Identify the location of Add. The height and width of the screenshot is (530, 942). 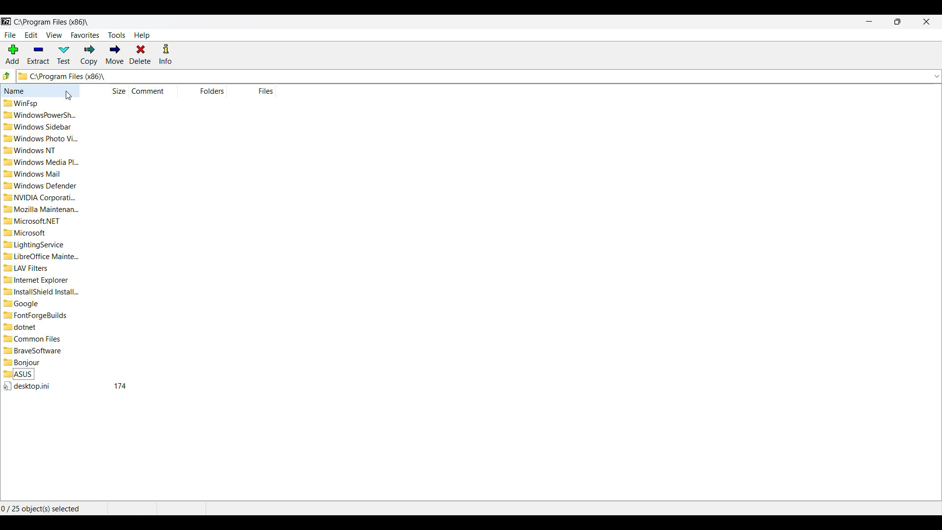
(13, 54).